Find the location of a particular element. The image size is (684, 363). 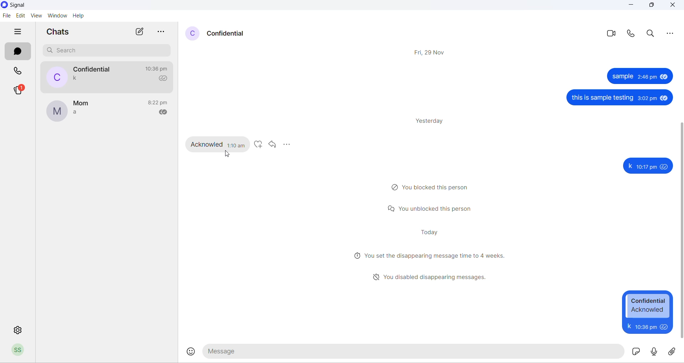

disappearing message notification is located at coordinates (430, 255).